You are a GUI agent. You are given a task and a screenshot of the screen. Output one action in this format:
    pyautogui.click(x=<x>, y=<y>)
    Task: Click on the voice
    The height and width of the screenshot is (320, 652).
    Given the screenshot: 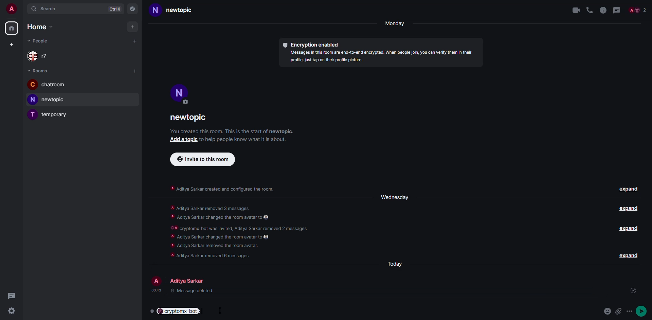 What is the action you would take?
    pyautogui.click(x=588, y=9)
    